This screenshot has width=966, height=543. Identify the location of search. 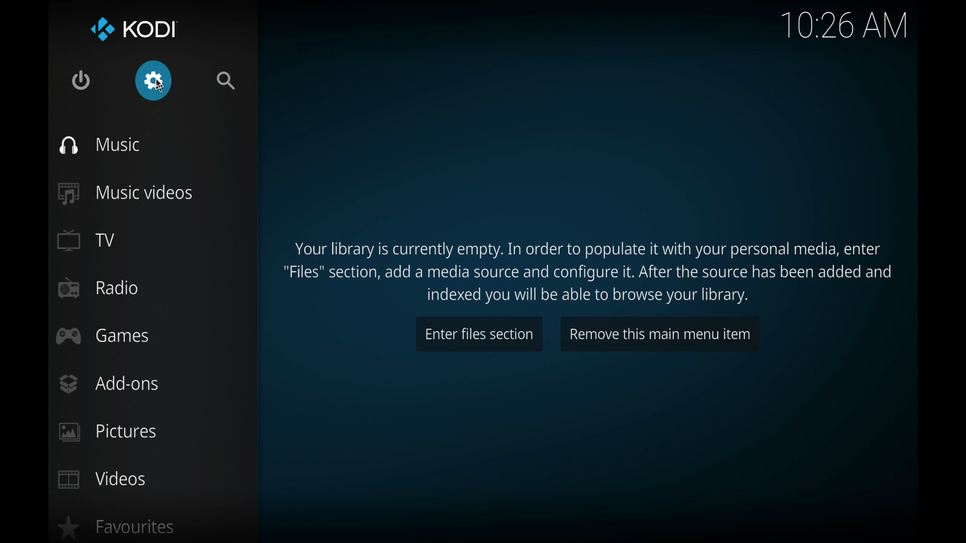
(226, 80).